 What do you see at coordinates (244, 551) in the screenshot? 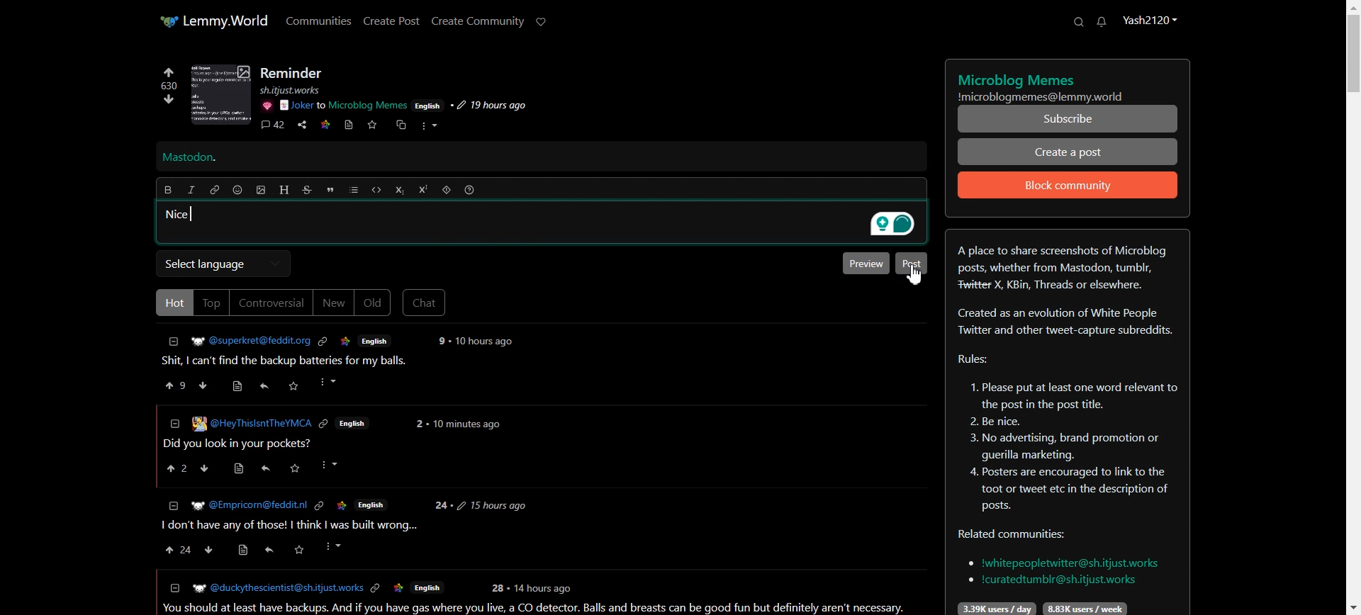
I see `` at bounding box center [244, 551].